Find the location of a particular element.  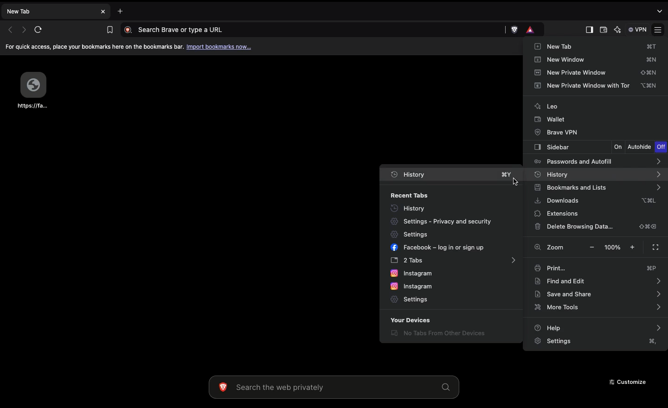

New private window is located at coordinates (594, 73).